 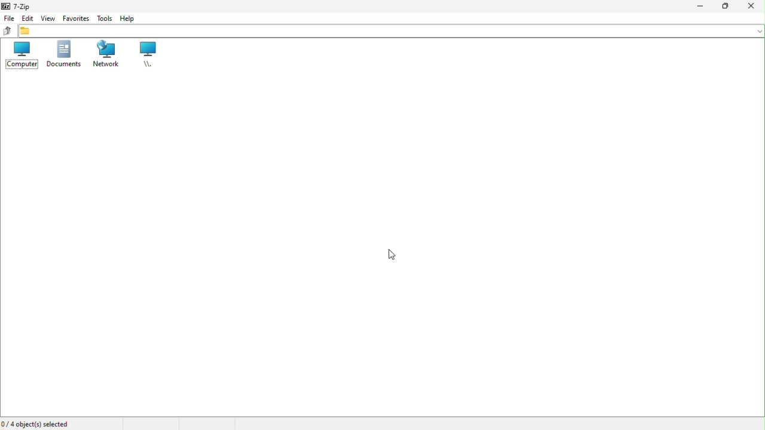 What do you see at coordinates (389, 253) in the screenshot?
I see `cursor` at bounding box center [389, 253].